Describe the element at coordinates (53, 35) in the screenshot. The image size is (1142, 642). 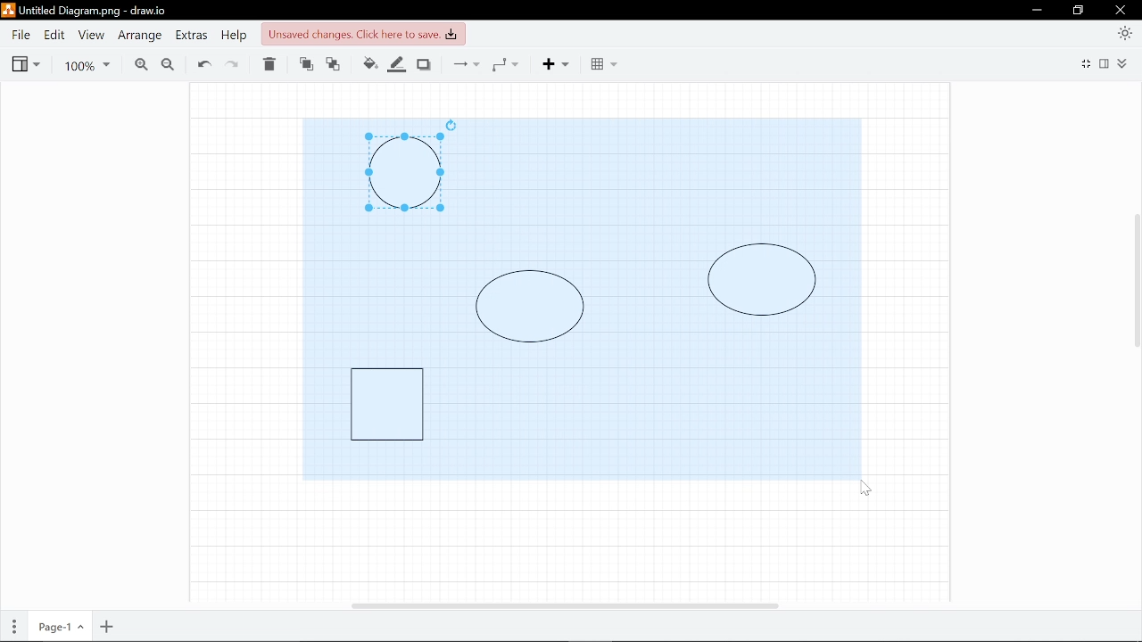
I see `Edit` at that location.